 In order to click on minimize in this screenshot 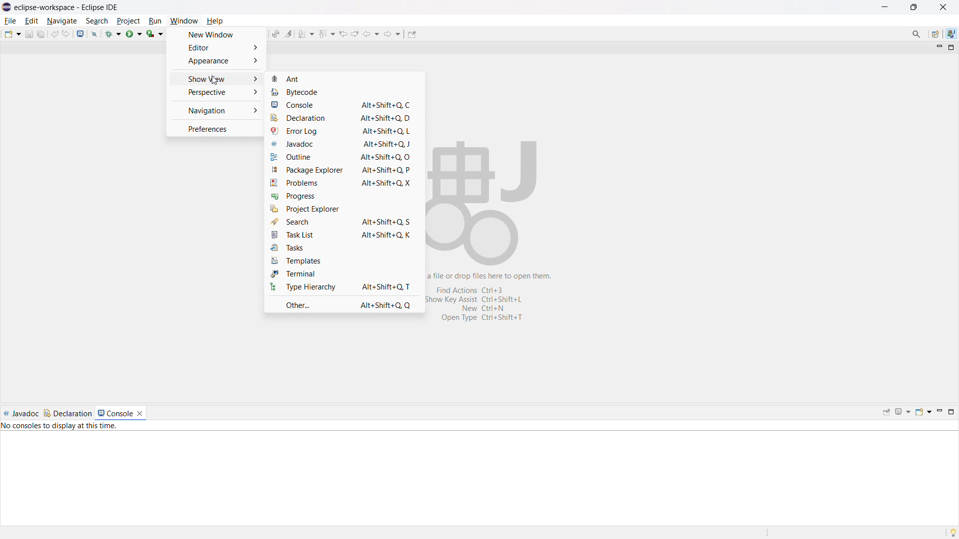, I will do `click(938, 46)`.